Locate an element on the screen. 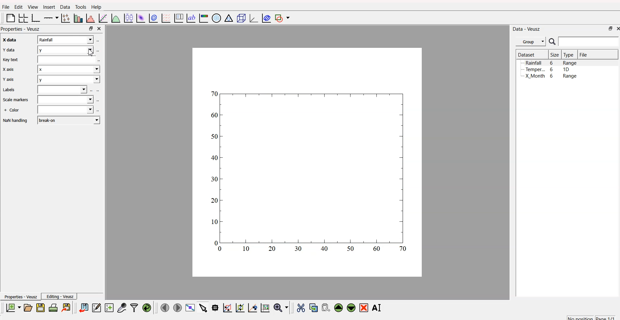  reset graph axes is located at coordinates (266, 307).